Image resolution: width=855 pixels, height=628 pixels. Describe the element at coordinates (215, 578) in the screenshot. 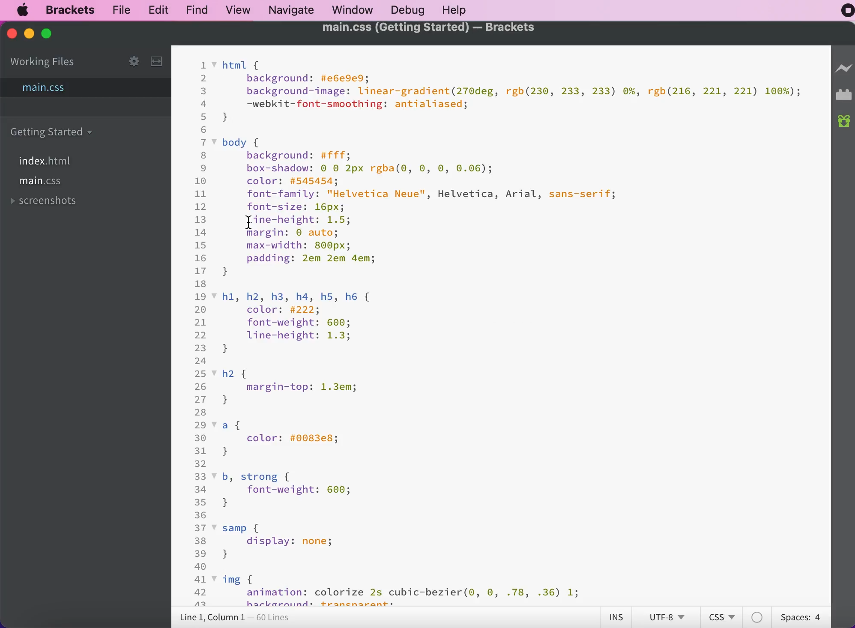

I see `code fold` at that location.